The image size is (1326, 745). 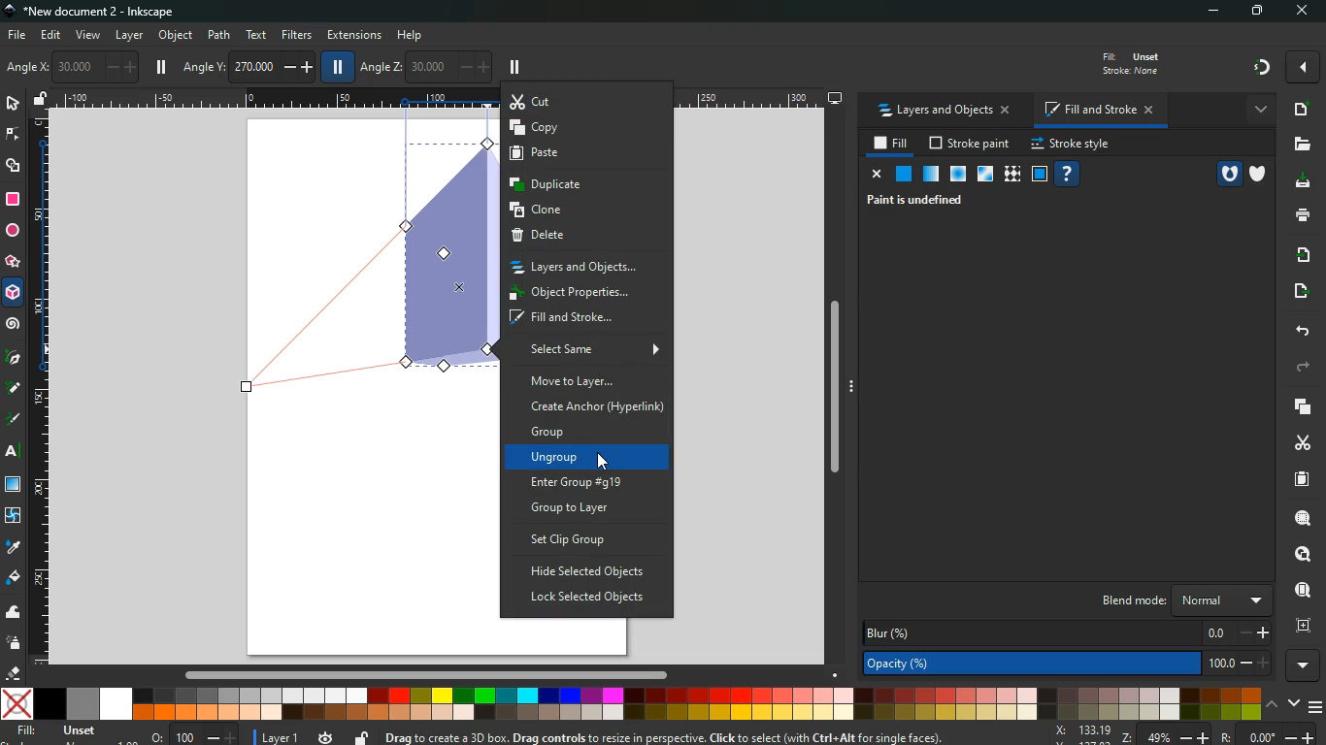 I want to click on Paint is undefined, so click(x=920, y=199).